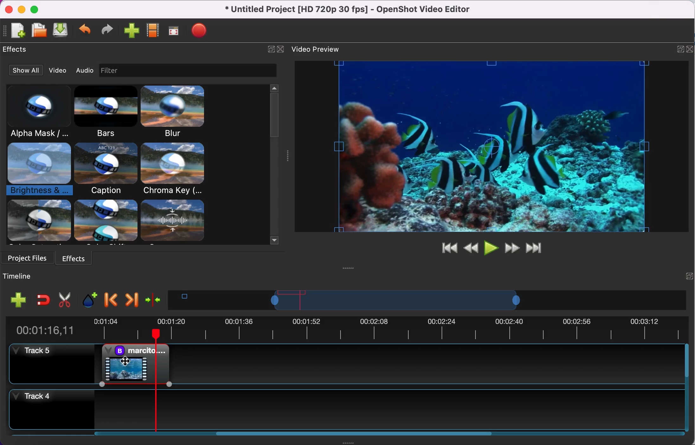 The width and height of the screenshot is (695, 445). Describe the element at coordinates (318, 48) in the screenshot. I see `video preview` at that location.